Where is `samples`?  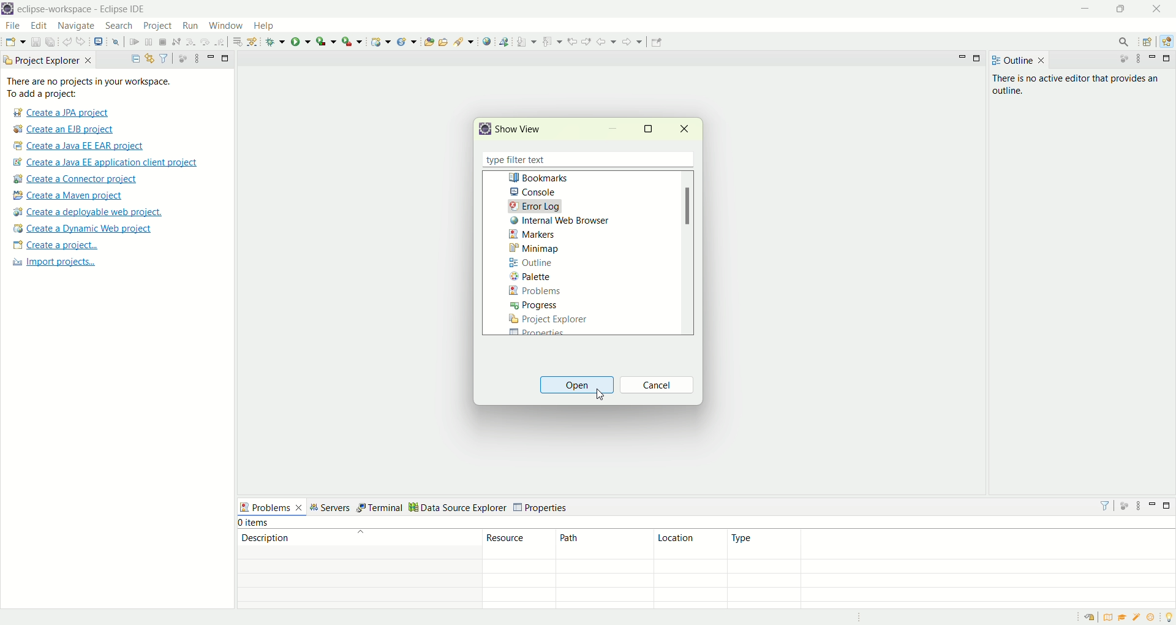 samples is located at coordinates (1136, 618).